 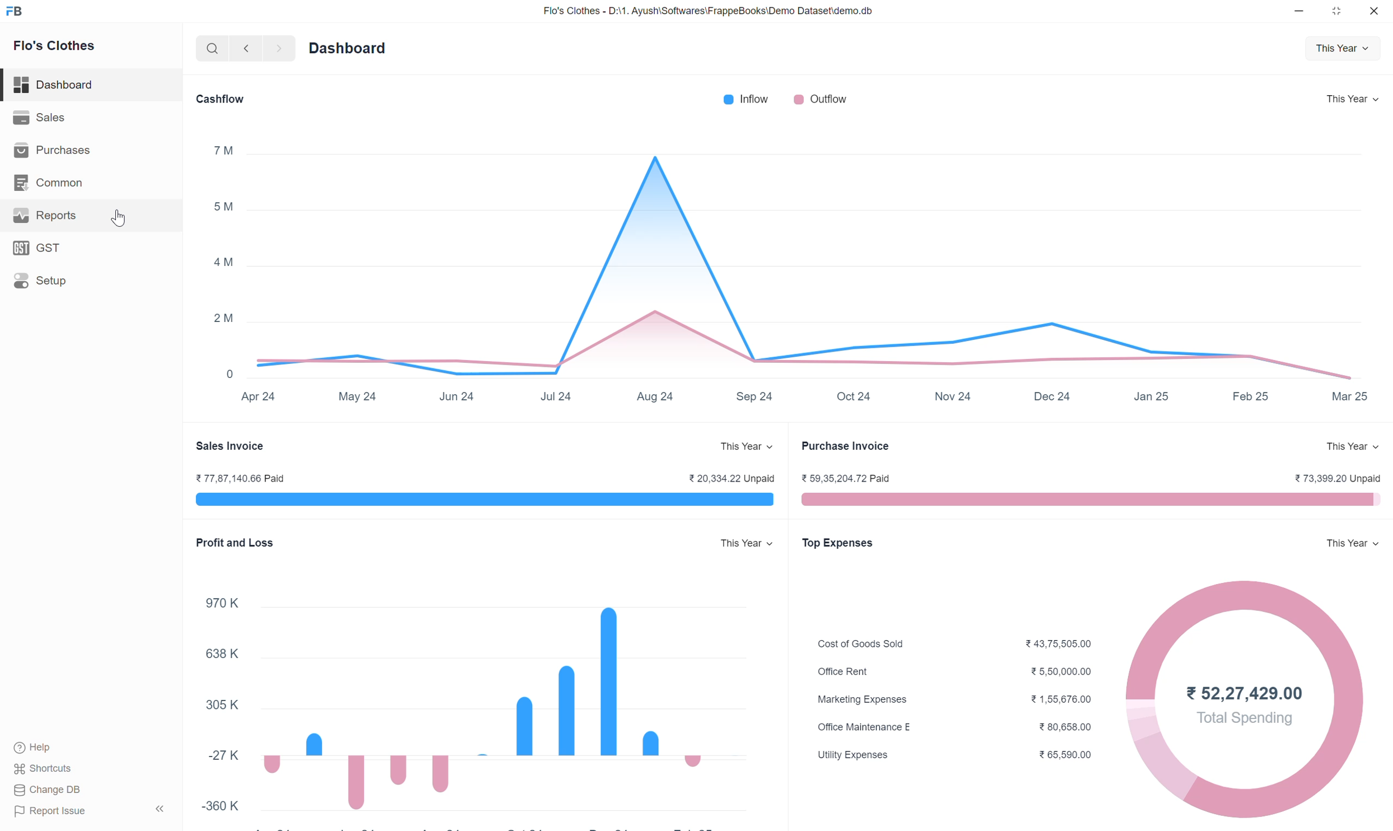 What do you see at coordinates (60, 790) in the screenshot?
I see `change DB` at bounding box center [60, 790].